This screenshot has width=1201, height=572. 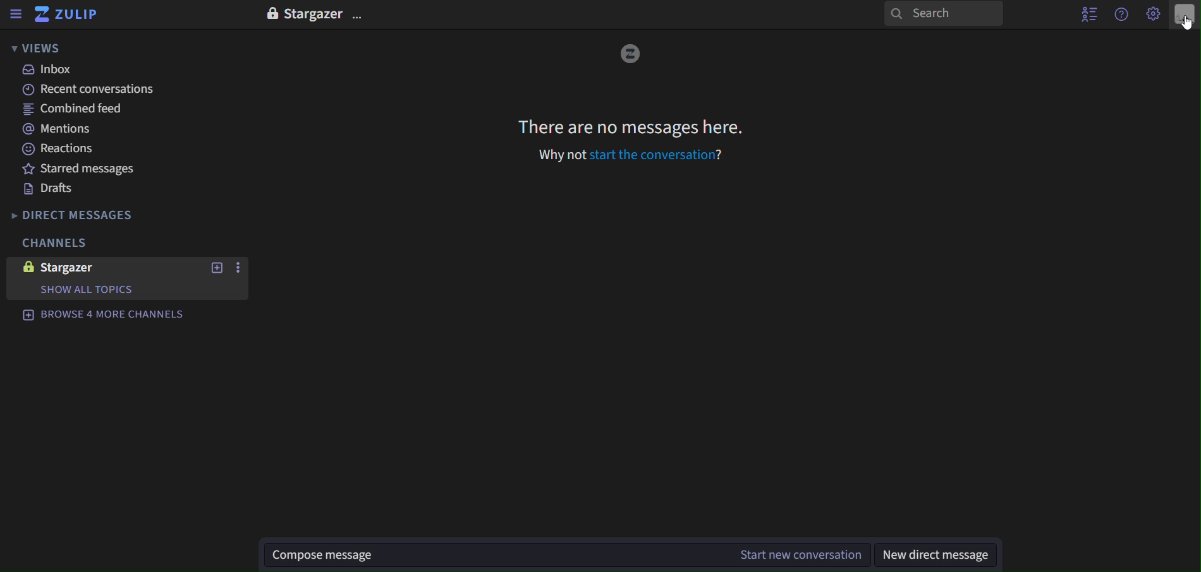 I want to click on There are no messages here., so click(x=630, y=126).